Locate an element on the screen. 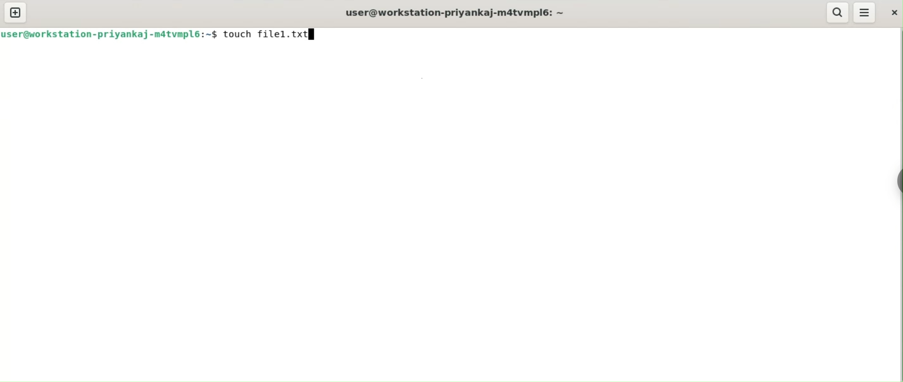 The height and width of the screenshot is (382, 903). search is located at coordinates (839, 13).